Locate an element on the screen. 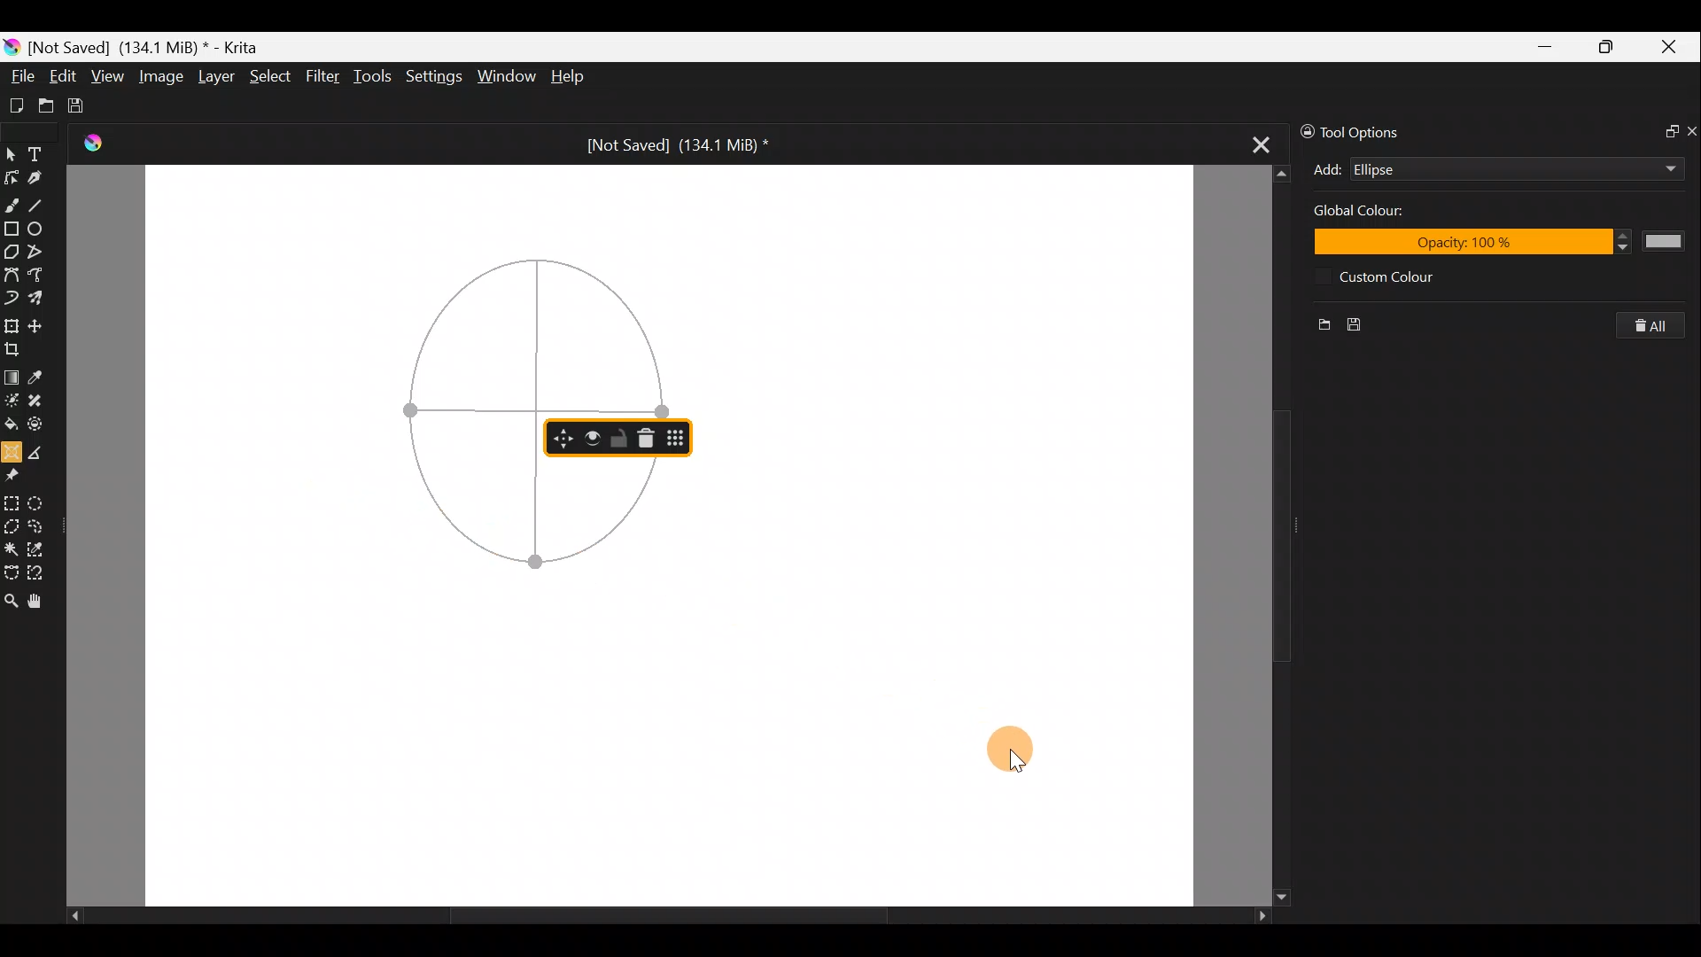  Move a layer is located at coordinates (39, 323).